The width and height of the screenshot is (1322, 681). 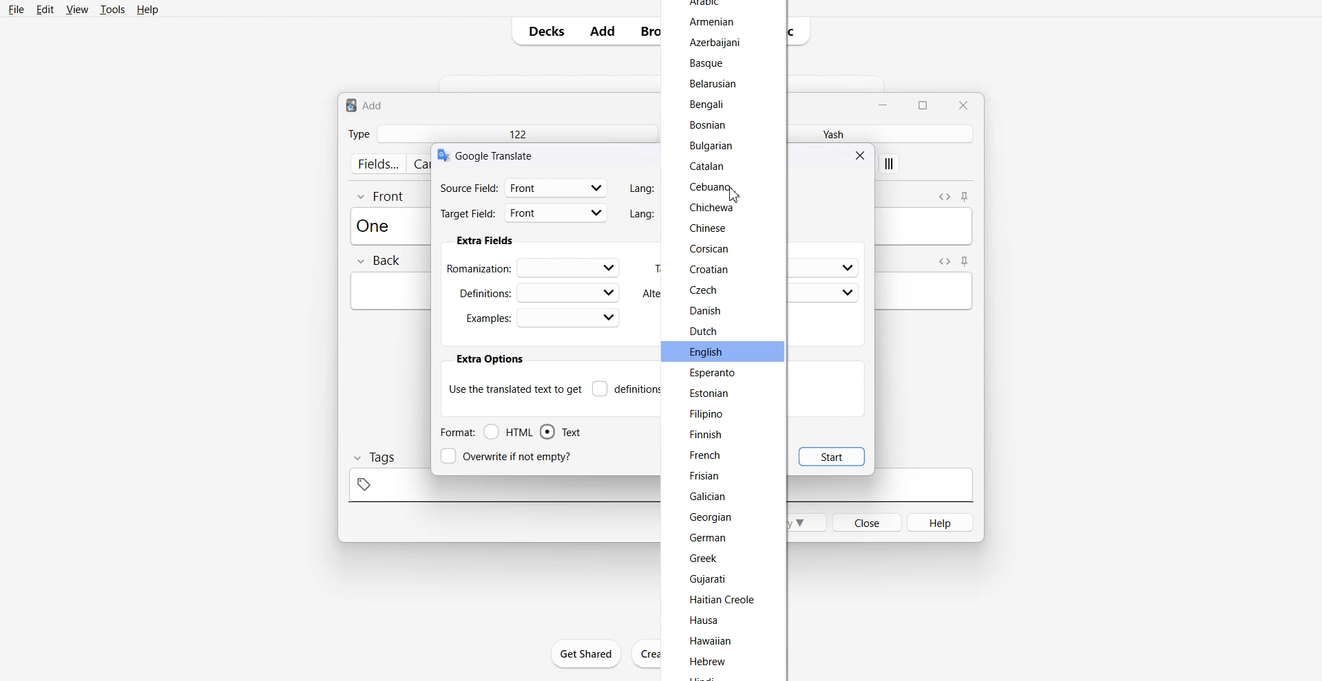 What do you see at coordinates (713, 83) in the screenshot?
I see `Belarusian` at bounding box center [713, 83].